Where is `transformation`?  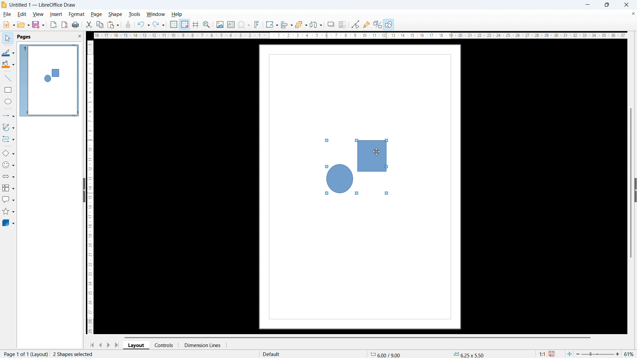
transformation is located at coordinates (271, 25).